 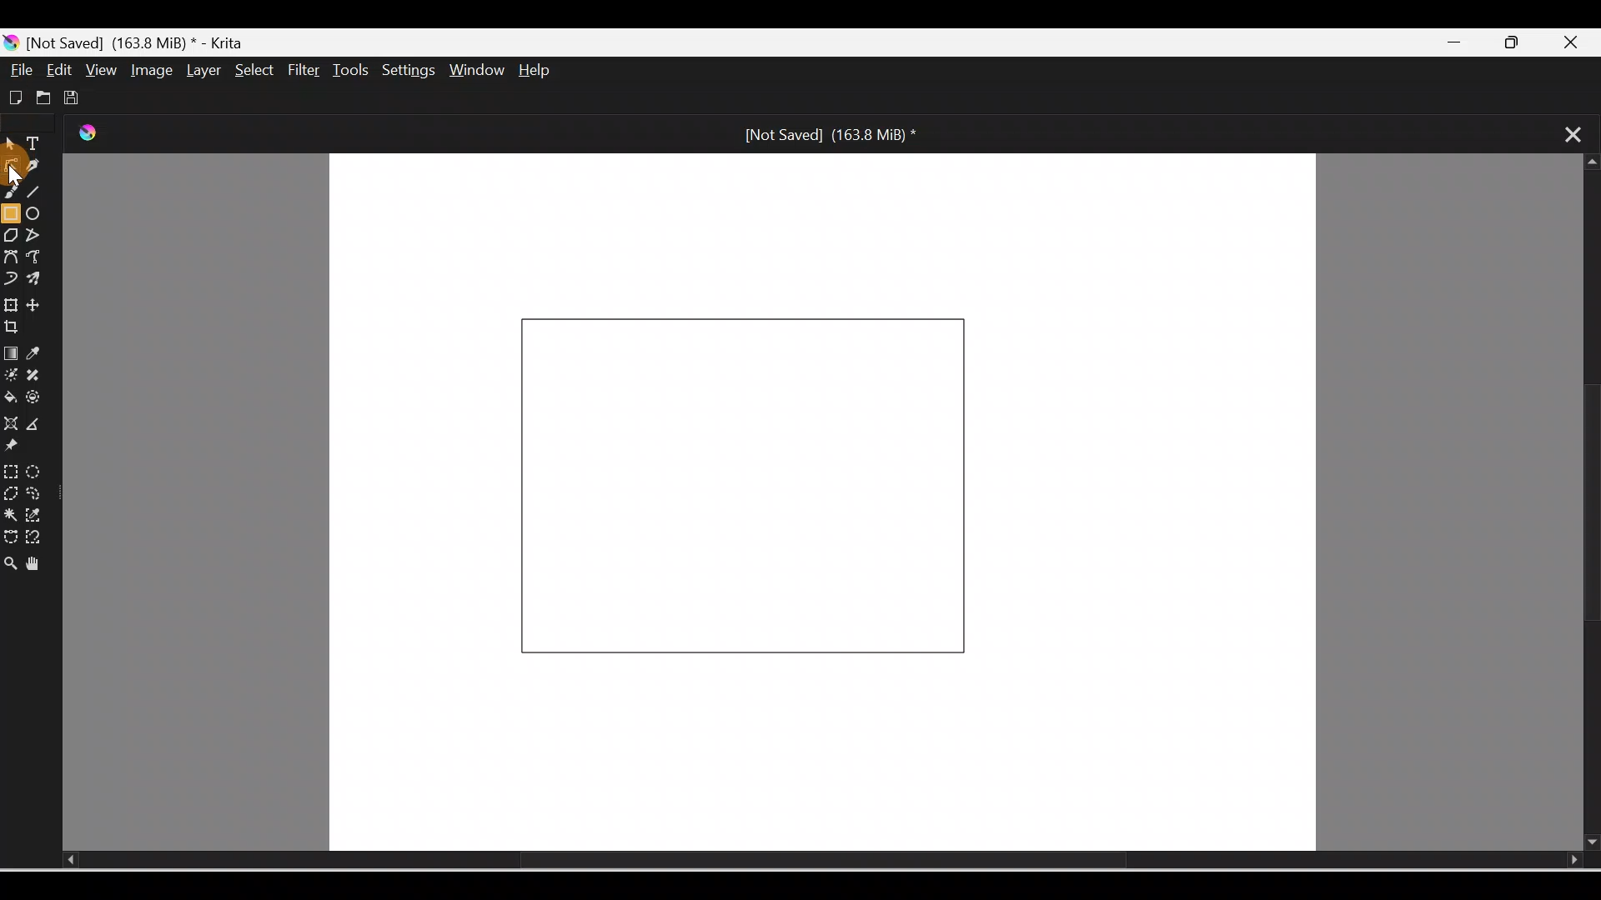 What do you see at coordinates (10, 235) in the screenshot?
I see `Polygon` at bounding box center [10, 235].